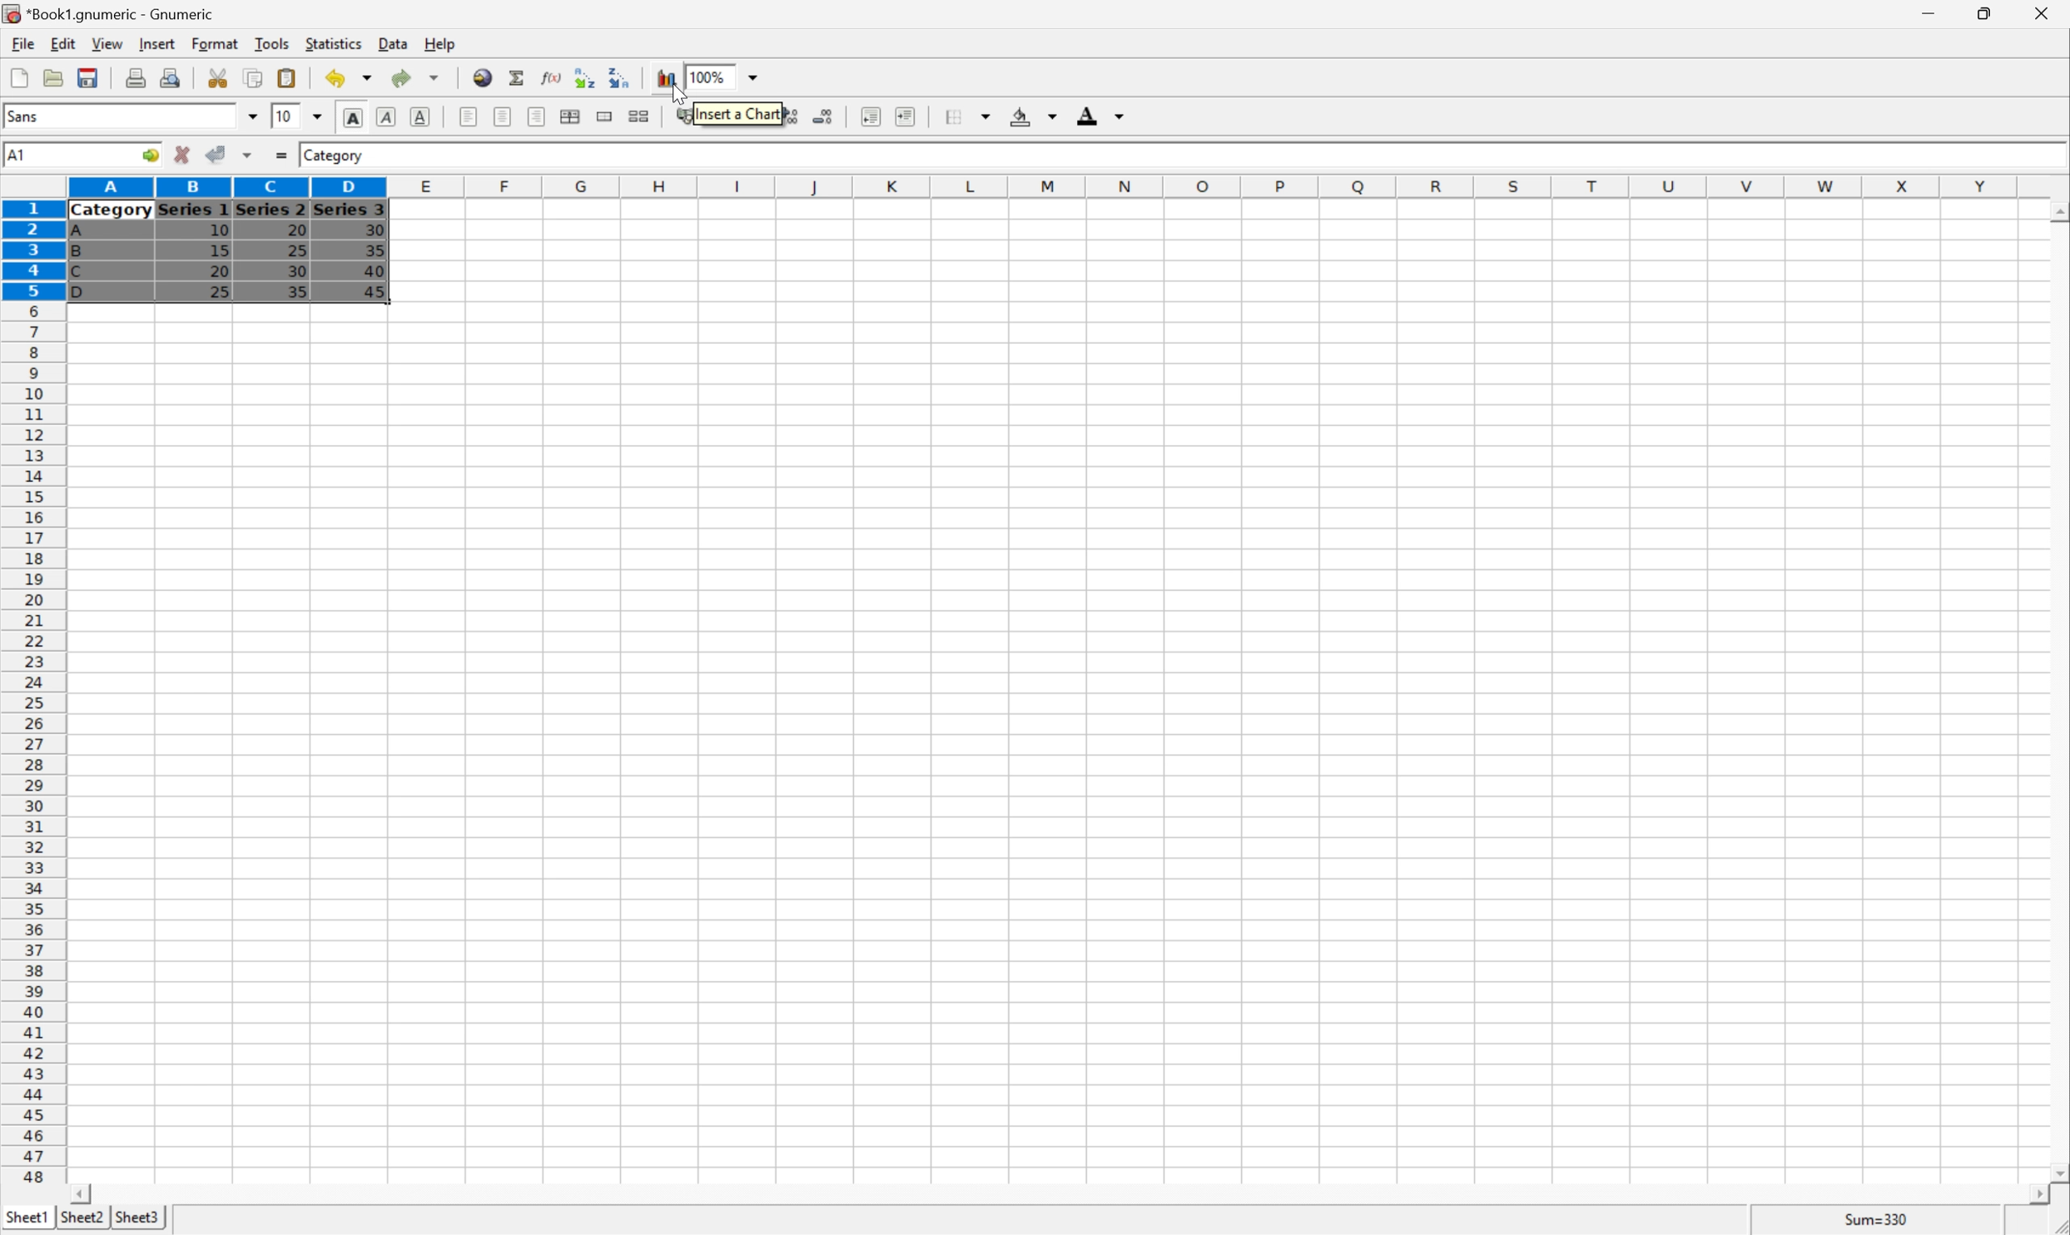 This screenshot has width=2070, height=1235. Describe the element at coordinates (1031, 114) in the screenshot. I see `Background` at that location.